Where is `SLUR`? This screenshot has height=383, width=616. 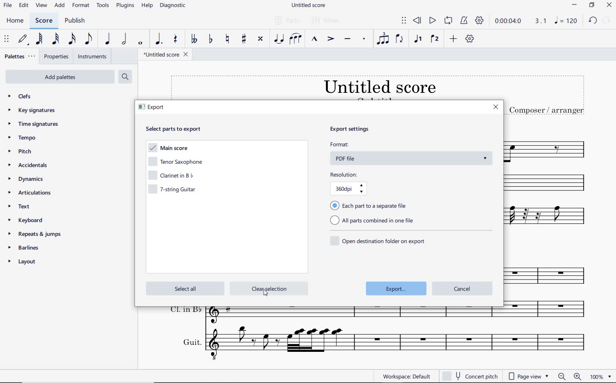
SLUR is located at coordinates (295, 38).